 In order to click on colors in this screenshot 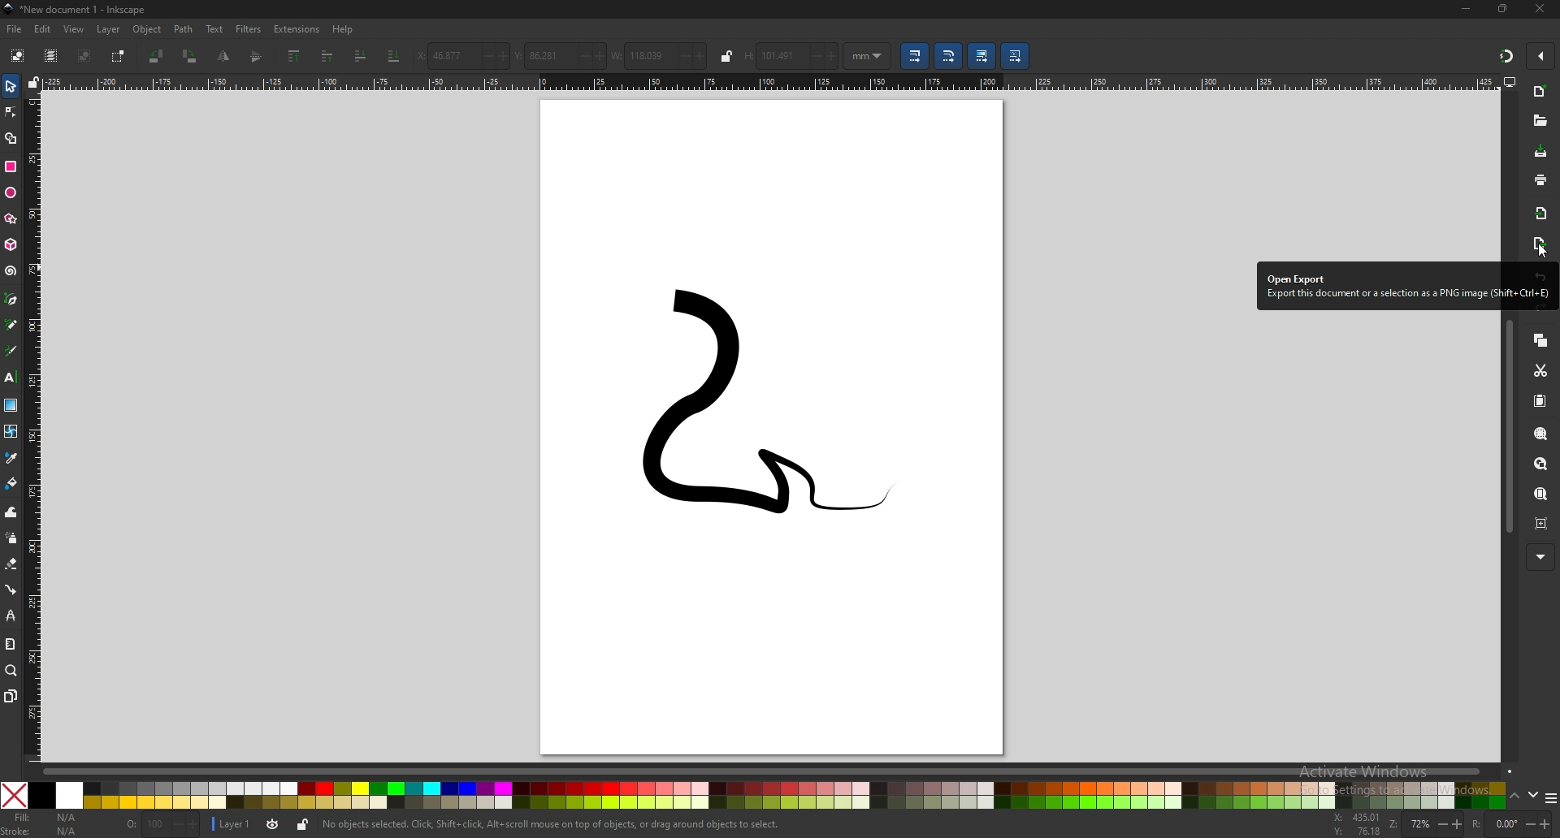, I will do `click(753, 795)`.